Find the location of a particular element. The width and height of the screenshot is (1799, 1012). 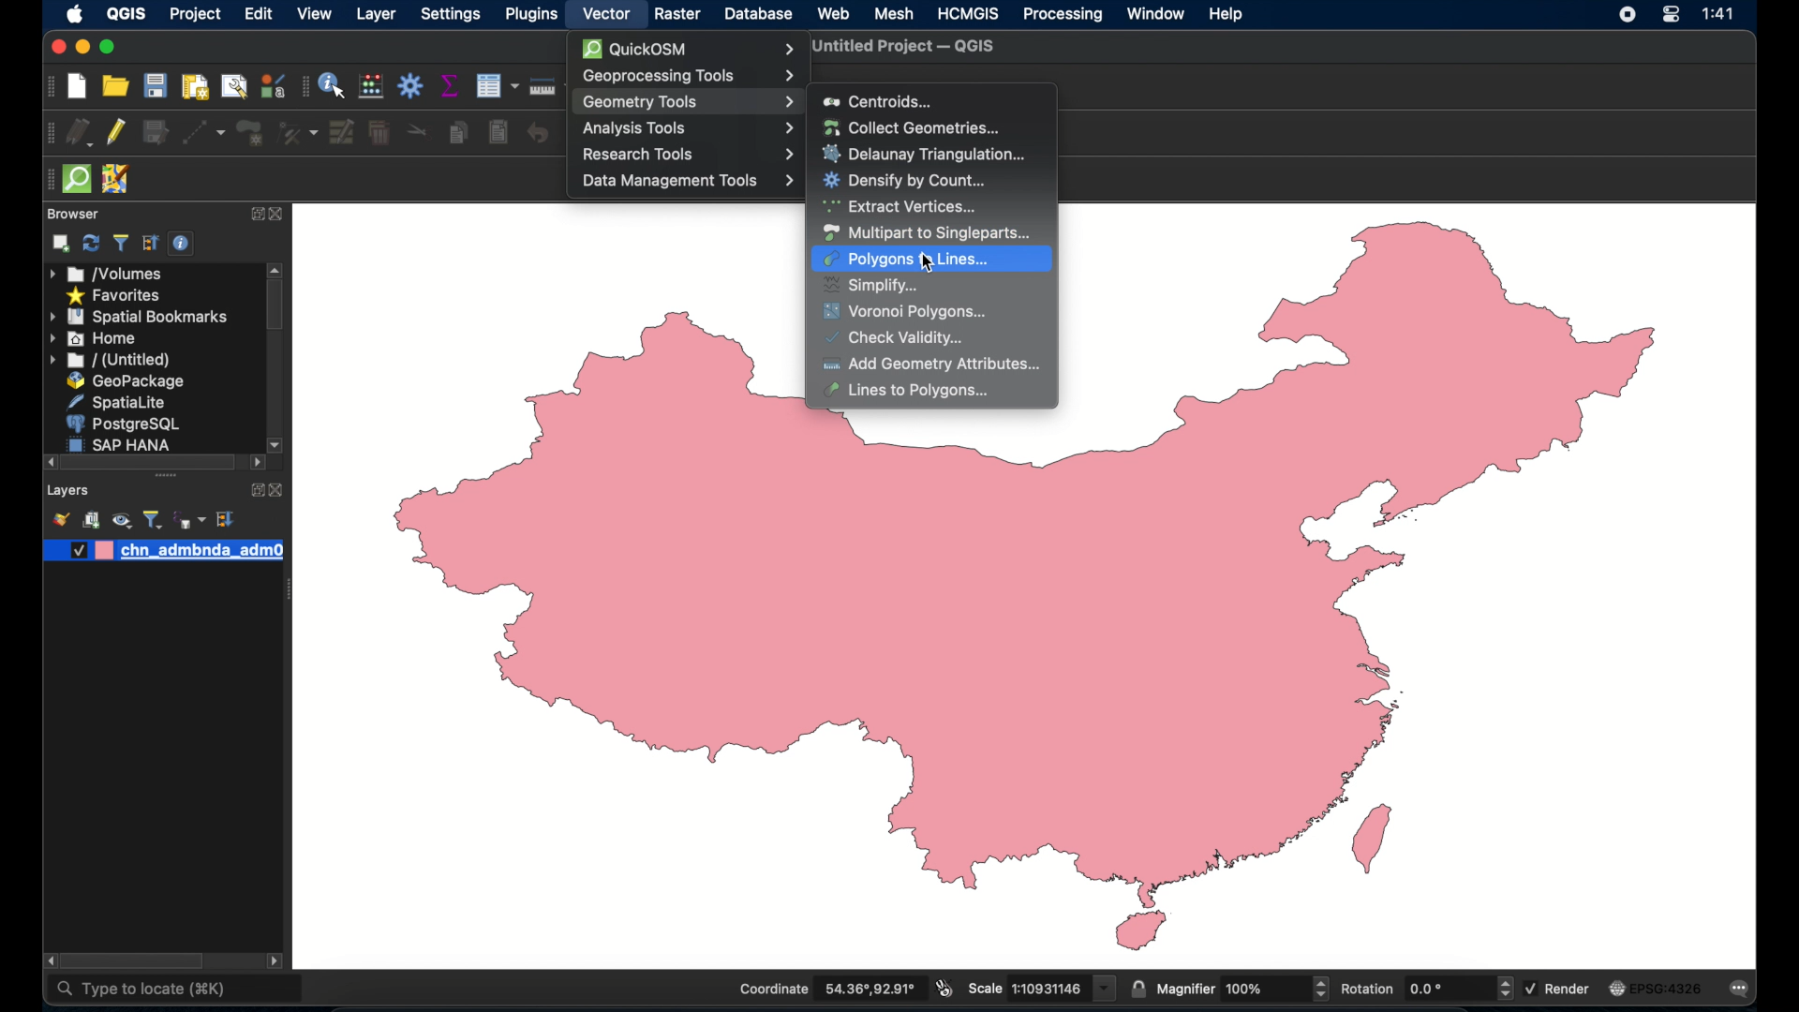

new project is located at coordinates (78, 86).